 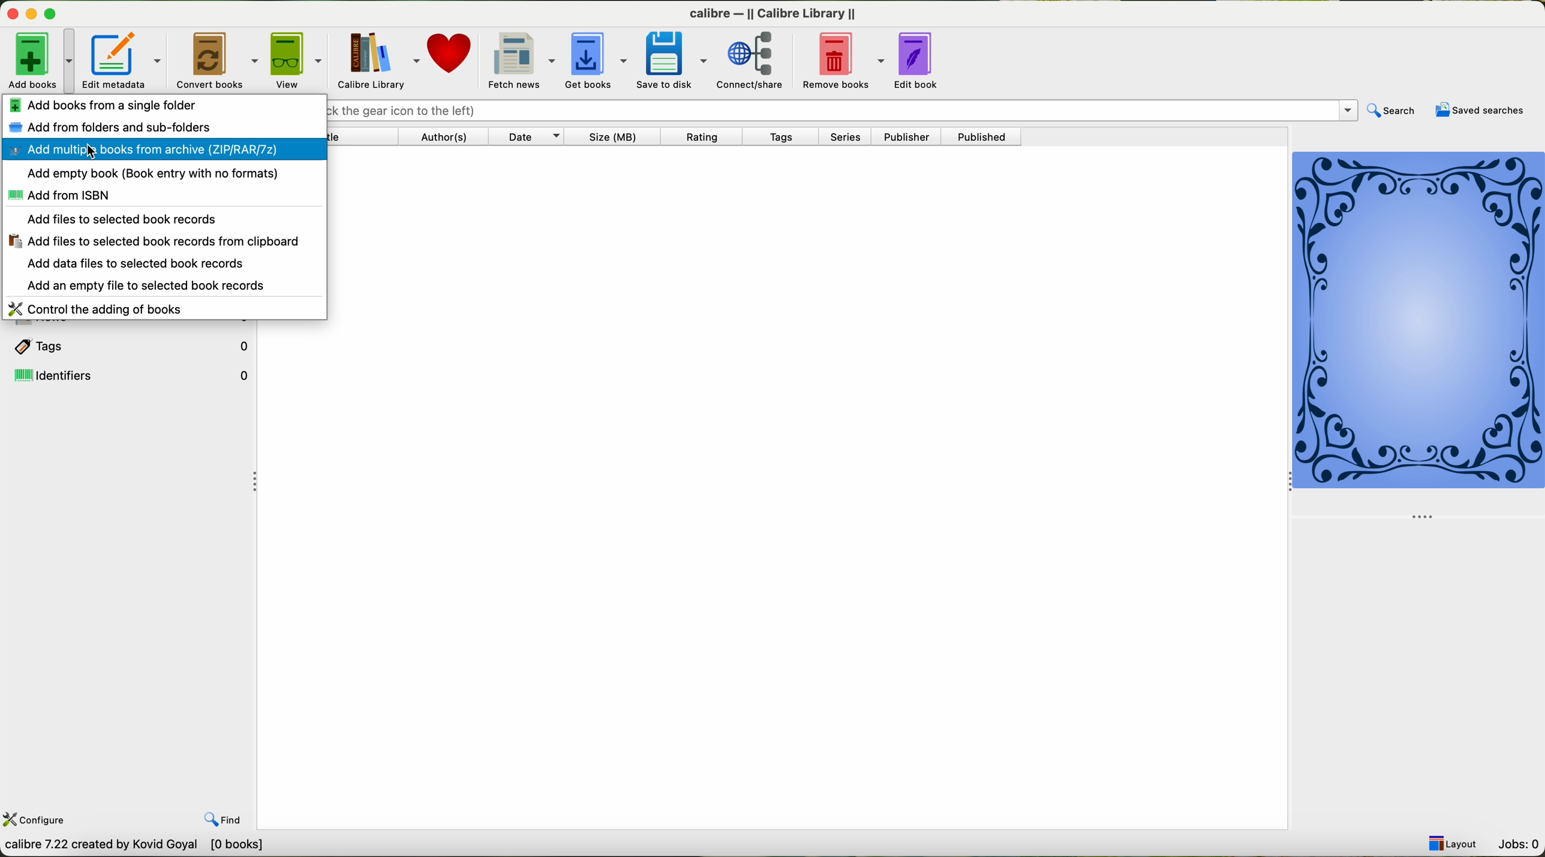 What do you see at coordinates (38, 59) in the screenshot?
I see `on add books` at bounding box center [38, 59].